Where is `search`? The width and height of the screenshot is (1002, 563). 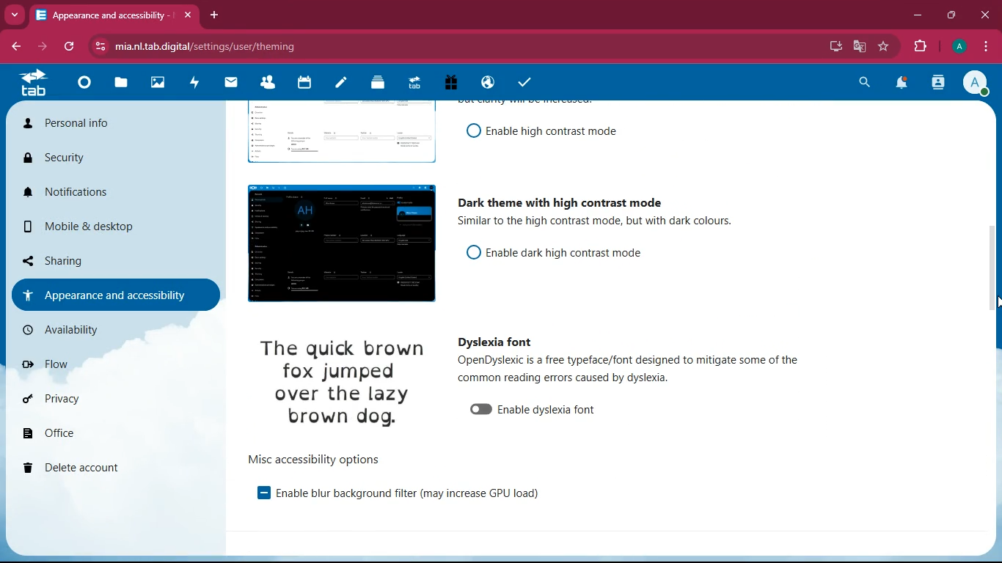 search is located at coordinates (860, 84).